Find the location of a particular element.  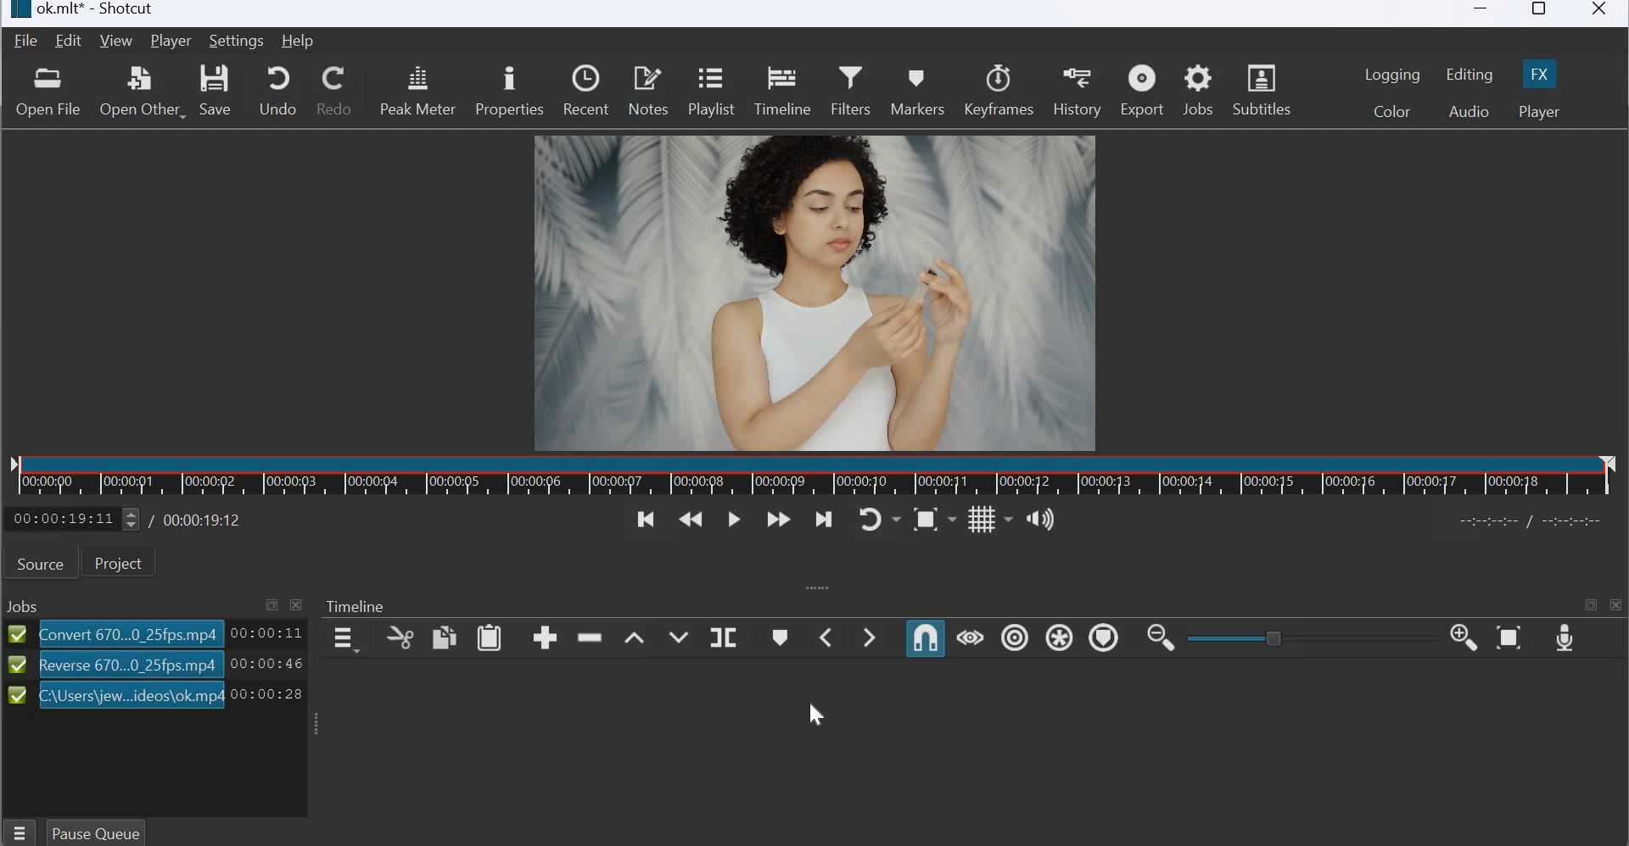

Maximize is located at coordinates (271, 604).